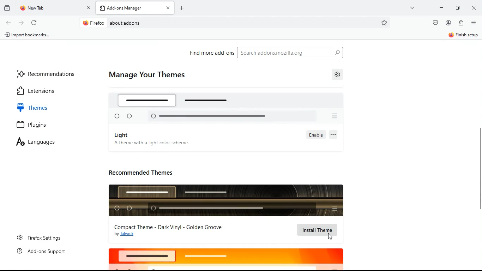 The width and height of the screenshot is (482, 271). Describe the element at coordinates (463, 35) in the screenshot. I see `Finish setup` at that location.